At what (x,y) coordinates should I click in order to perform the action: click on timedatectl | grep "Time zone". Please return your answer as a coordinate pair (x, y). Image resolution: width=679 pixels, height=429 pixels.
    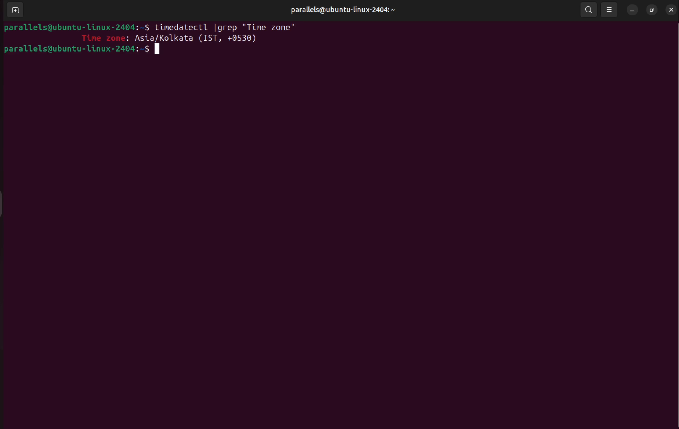
    Looking at the image, I should click on (227, 27).